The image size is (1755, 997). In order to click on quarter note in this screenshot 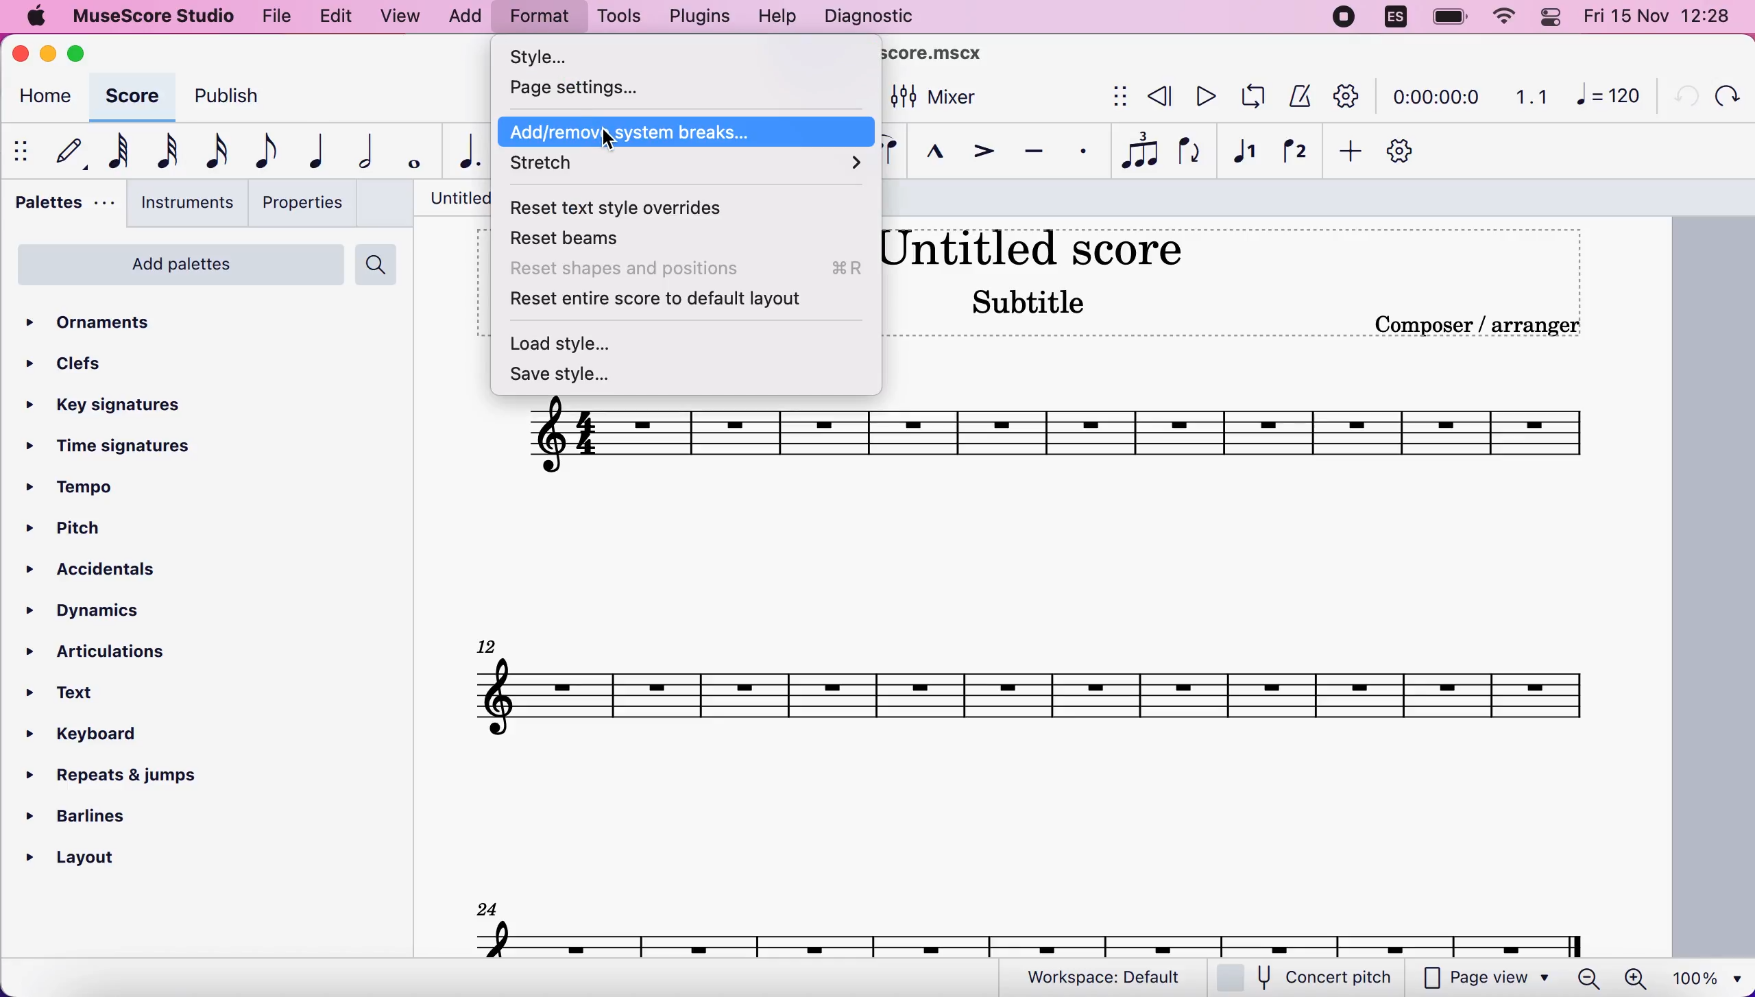, I will do `click(311, 151)`.